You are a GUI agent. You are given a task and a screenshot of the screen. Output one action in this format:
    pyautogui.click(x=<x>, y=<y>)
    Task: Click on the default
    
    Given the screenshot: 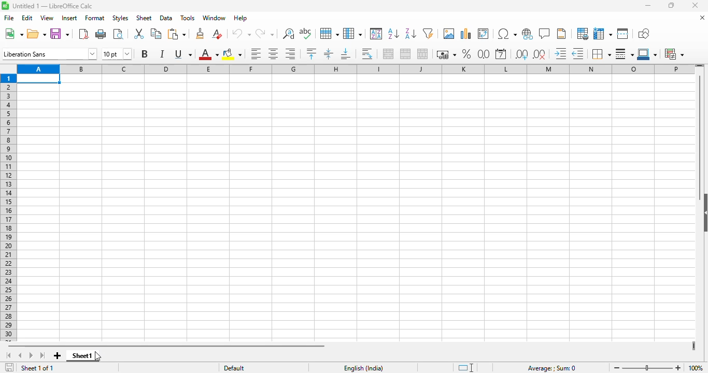 What is the action you would take?
    pyautogui.click(x=234, y=368)
    